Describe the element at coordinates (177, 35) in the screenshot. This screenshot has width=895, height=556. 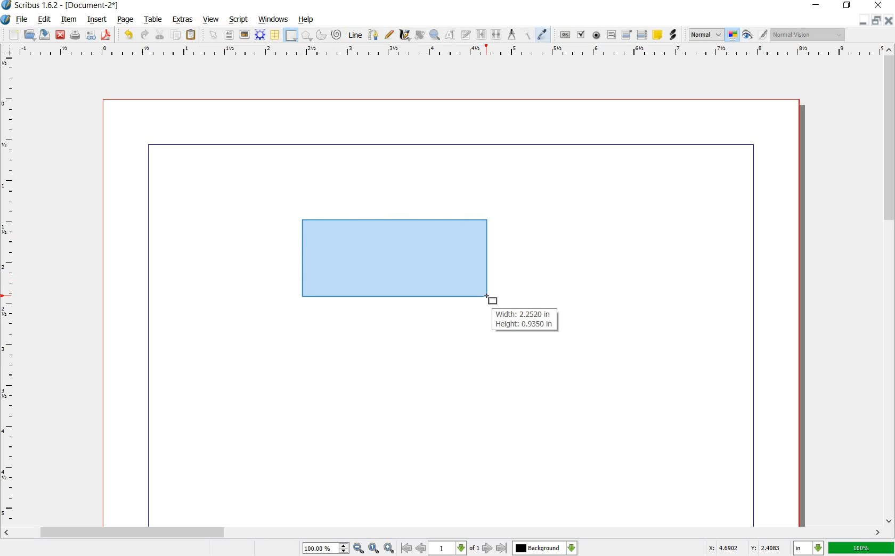
I see `COPY` at that location.